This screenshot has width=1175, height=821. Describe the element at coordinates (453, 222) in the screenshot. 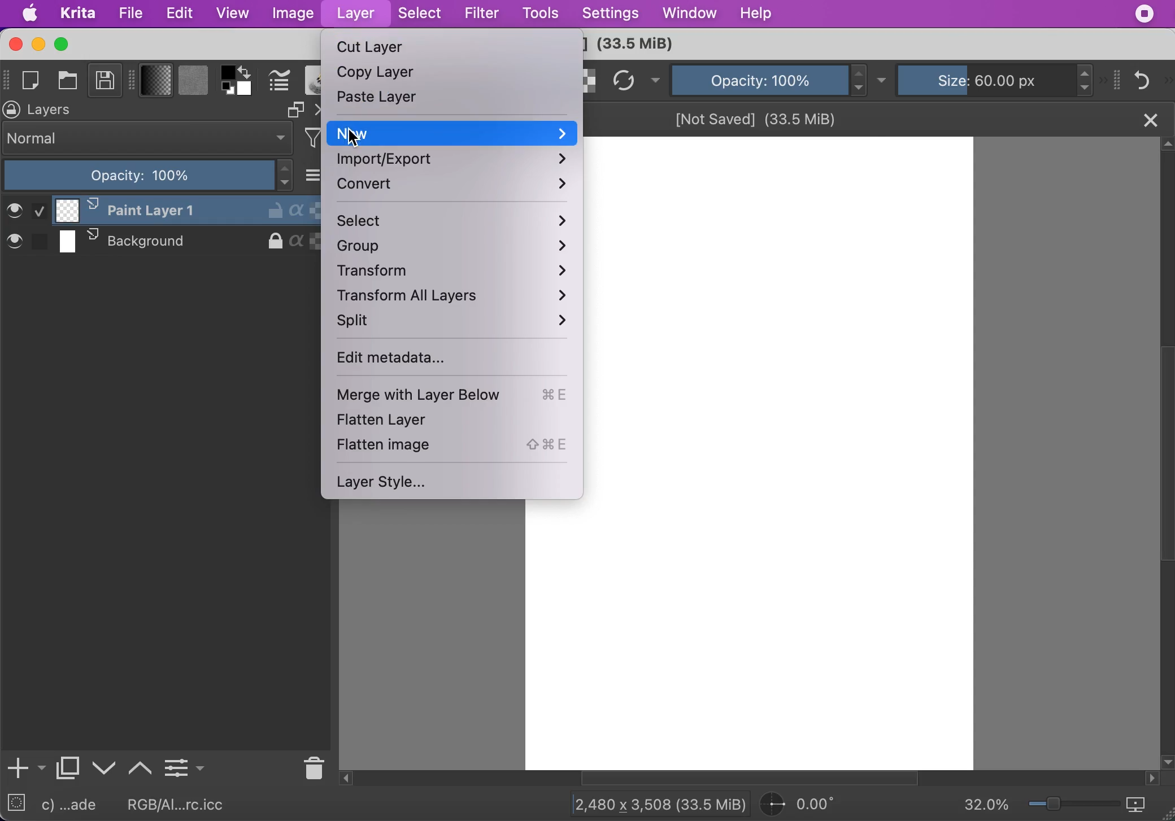

I see `select` at that location.